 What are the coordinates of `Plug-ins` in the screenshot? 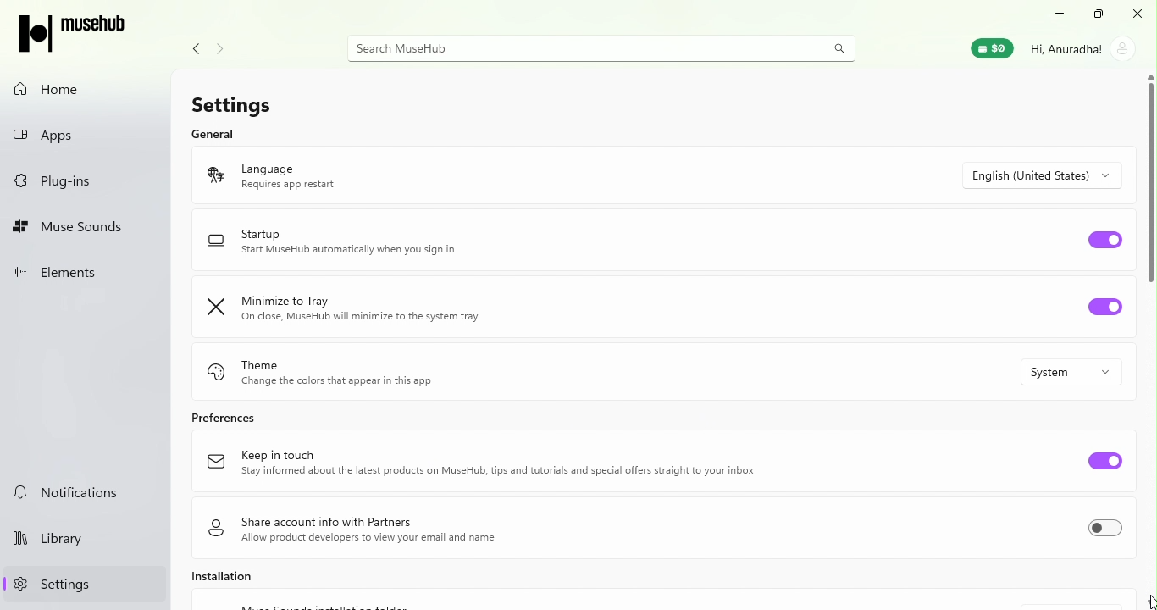 It's located at (80, 181).